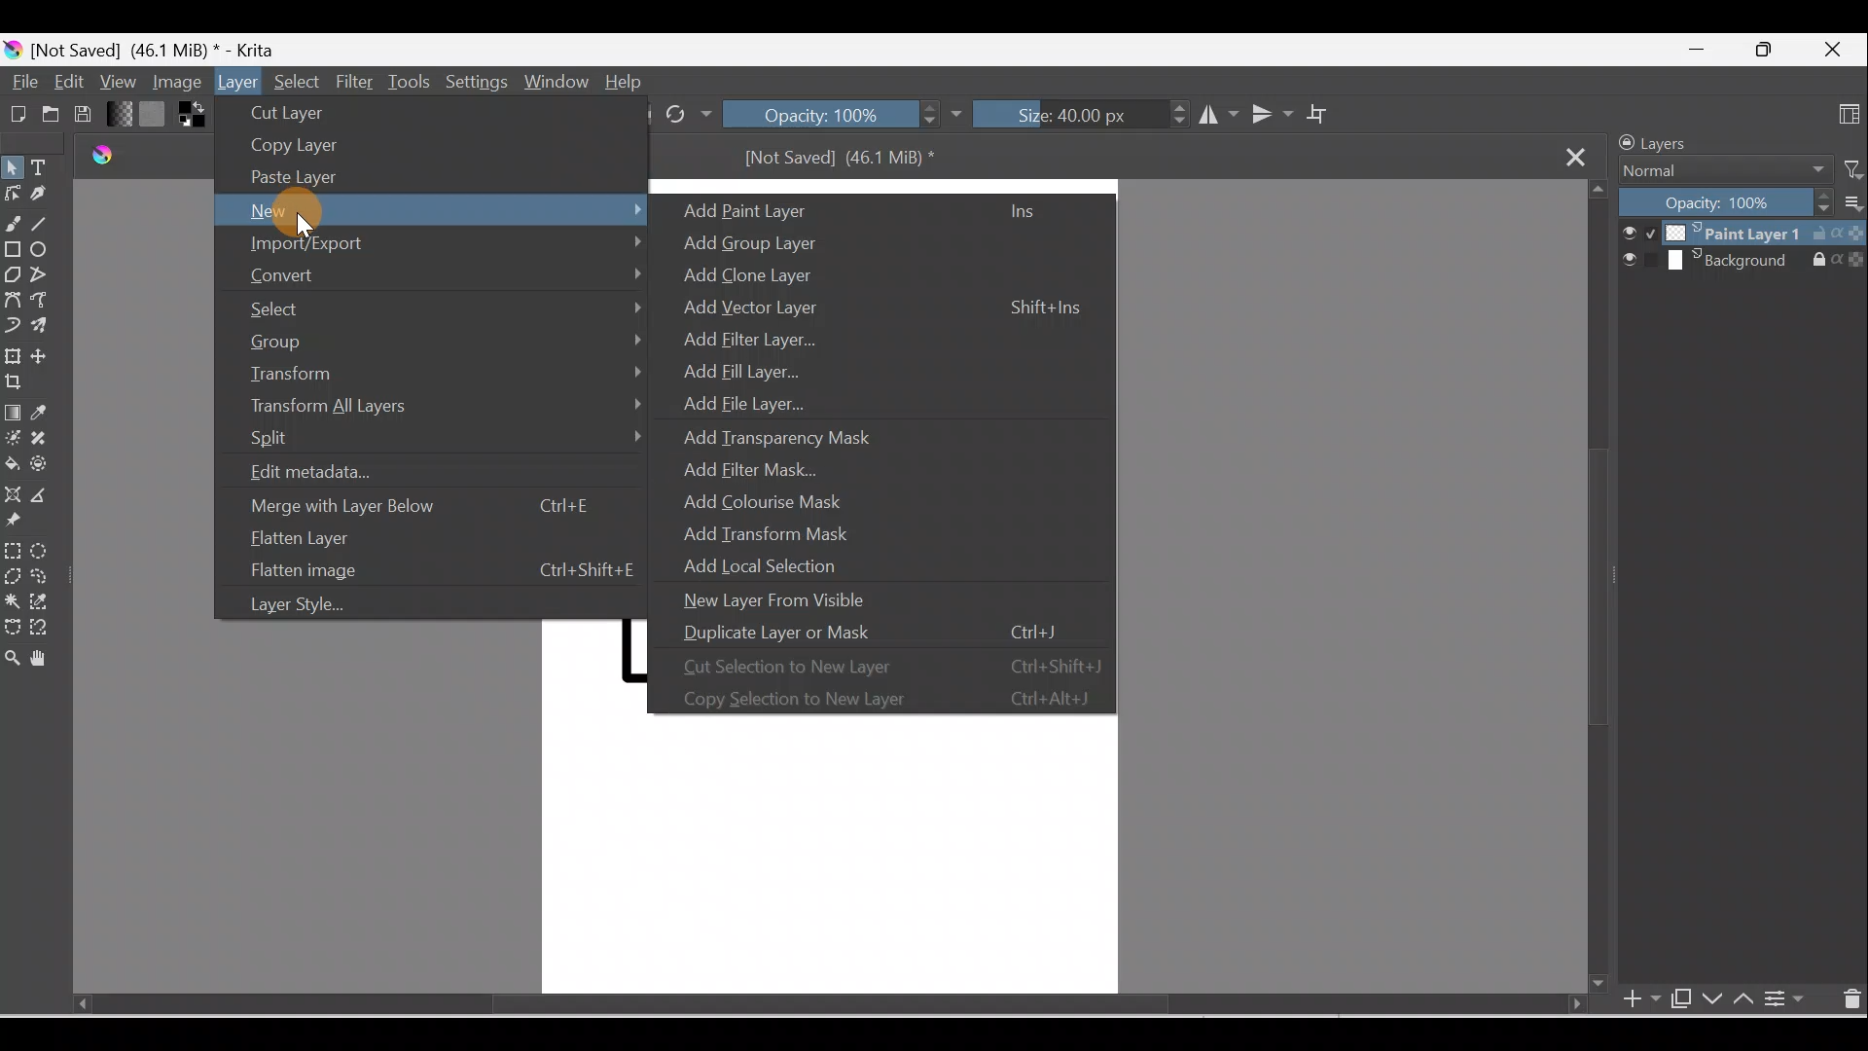  I want to click on Opacity: 100%, so click(843, 116).